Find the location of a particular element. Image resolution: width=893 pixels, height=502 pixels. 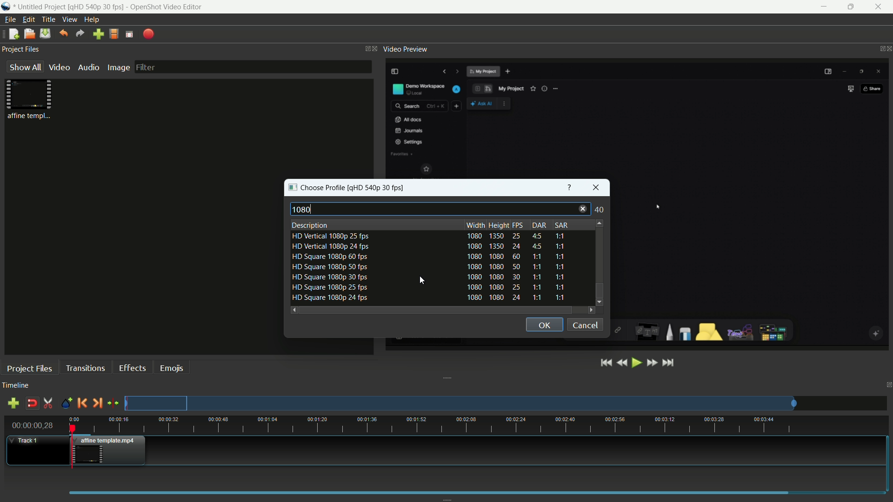

profile-3 is located at coordinates (428, 258).